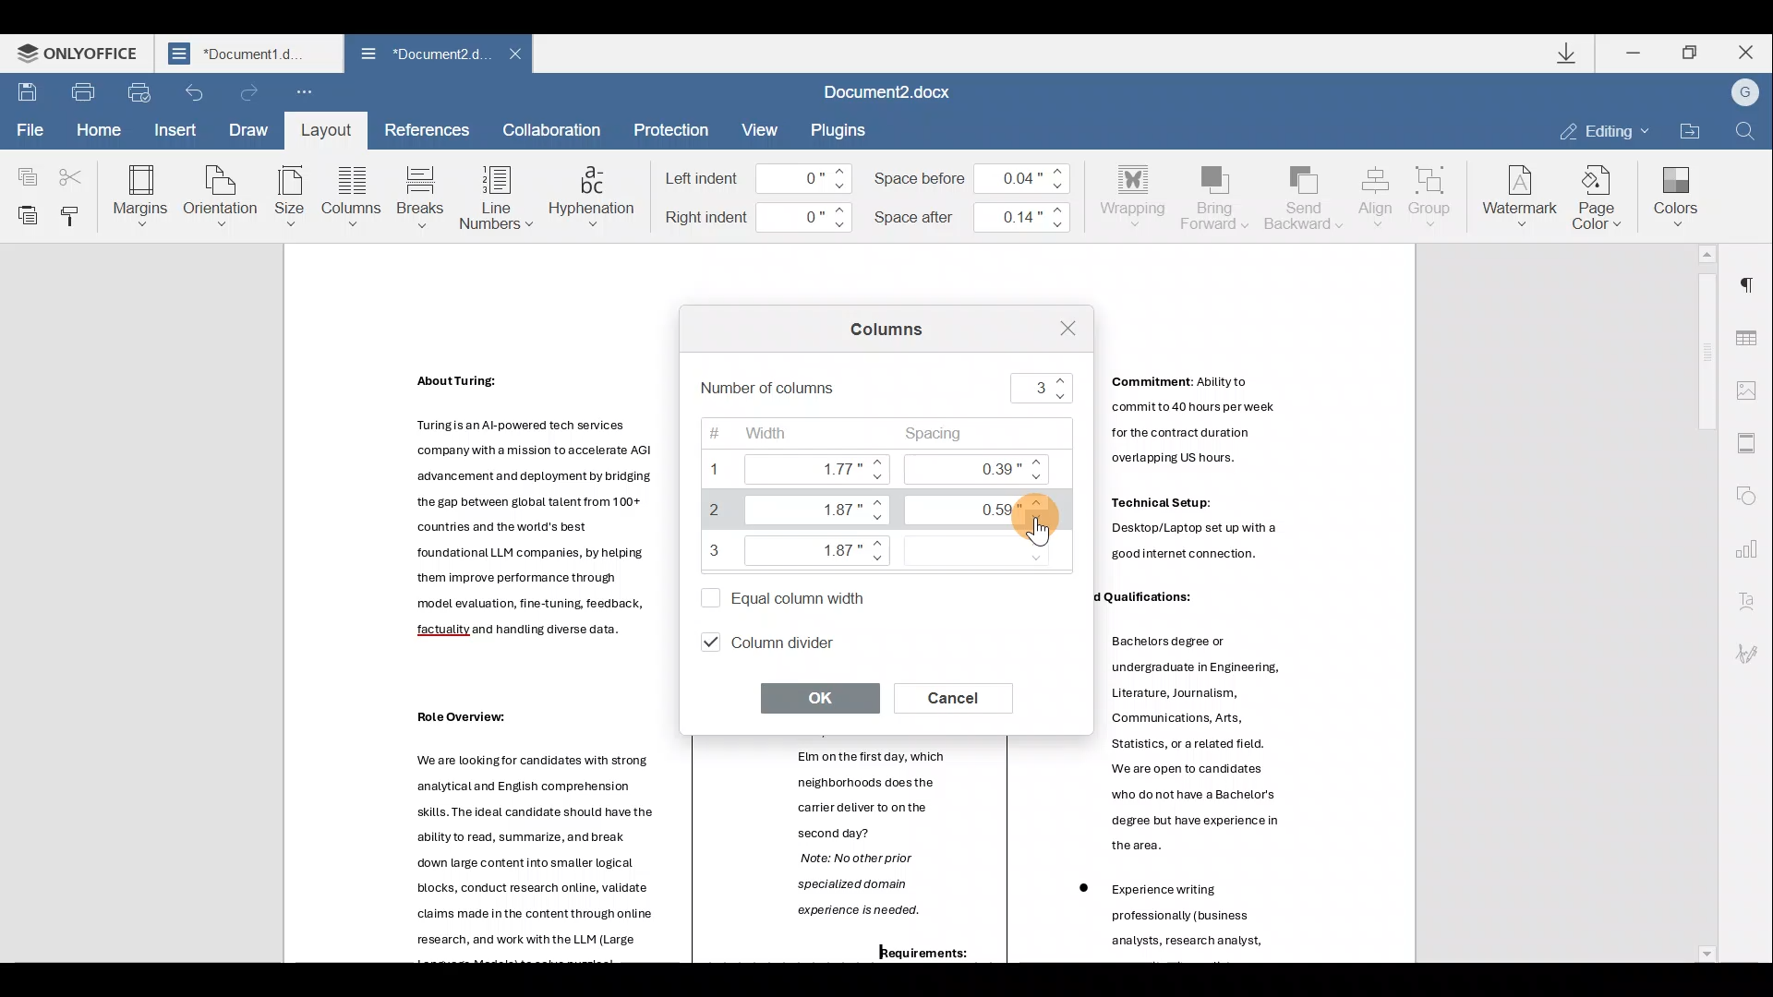 This screenshot has width=1773, height=997. I want to click on Close, so click(522, 56).